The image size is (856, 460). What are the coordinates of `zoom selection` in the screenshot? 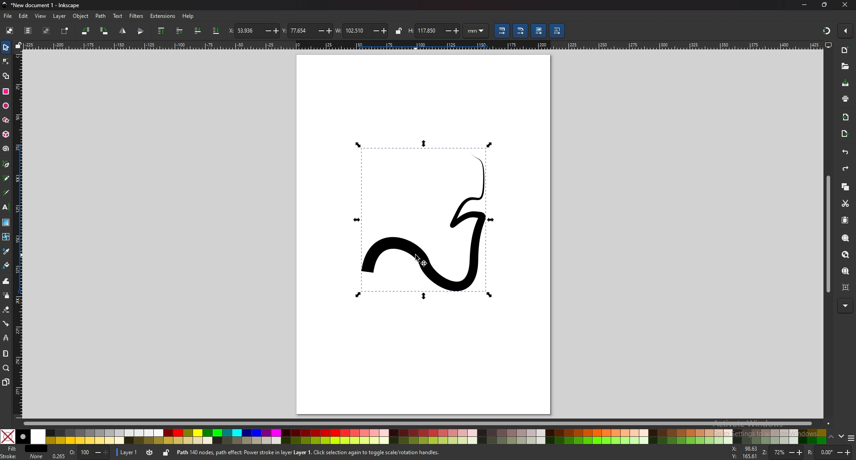 It's located at (844, 237).